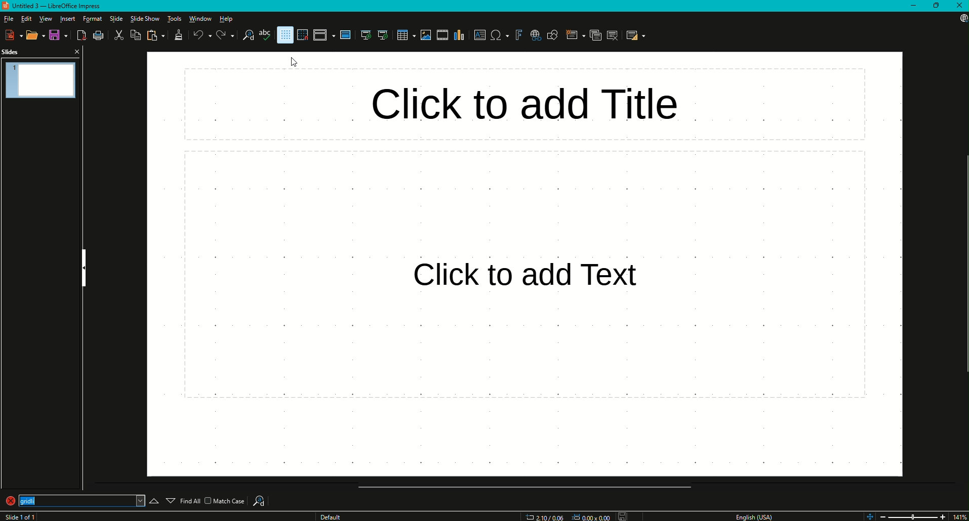  I want to click on Close preview, so click(77, 52).